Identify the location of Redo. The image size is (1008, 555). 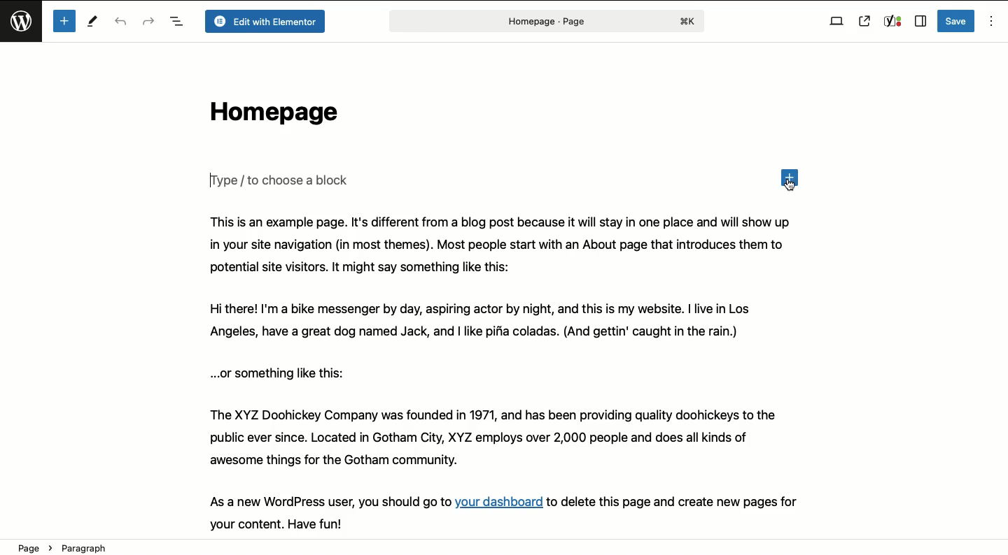
(148, 20).